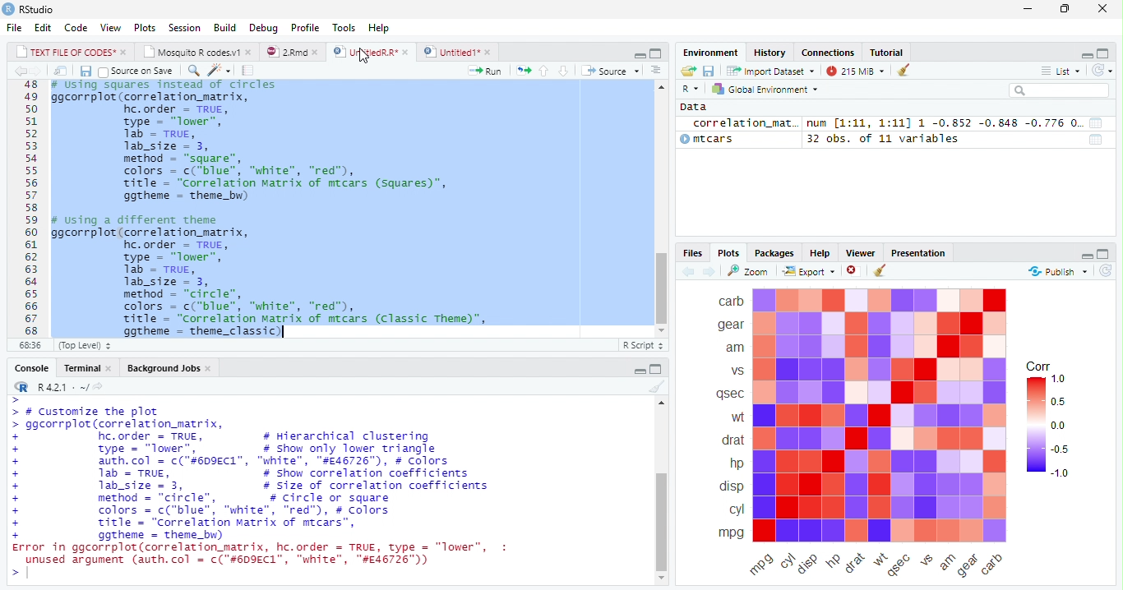 Image resolution: width=1123 pixels, height=590 pixels. Describe the element at coordinates (265, 28) in the screenshot. I see `Debug` at that location.